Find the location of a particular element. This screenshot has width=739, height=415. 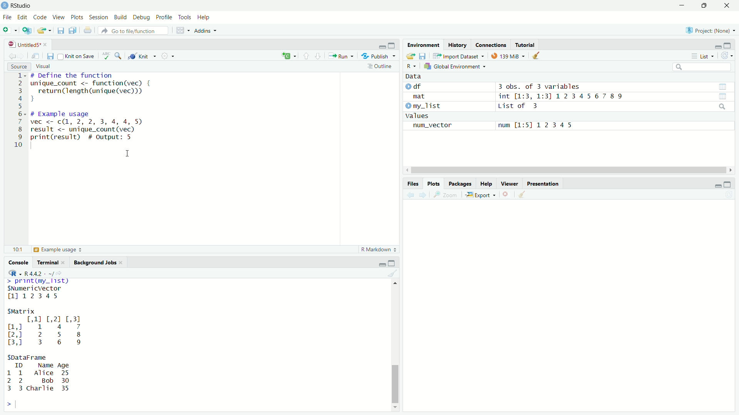

R Markdown is located at coordinates (377, 250).